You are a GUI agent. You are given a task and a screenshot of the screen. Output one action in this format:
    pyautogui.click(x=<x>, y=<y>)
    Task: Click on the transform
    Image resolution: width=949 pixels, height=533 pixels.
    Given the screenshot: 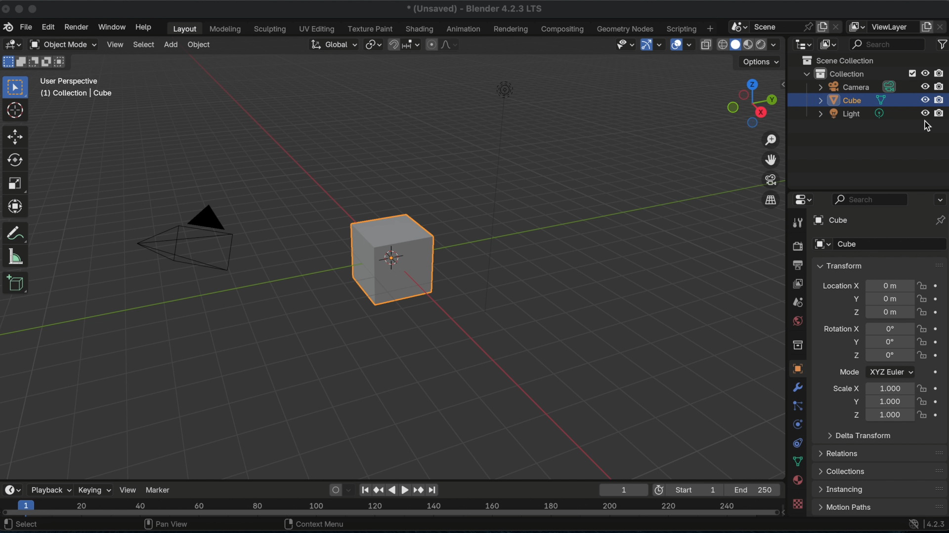 What is the action you would take?
    pyautogui.click(x=16, y=205)
    